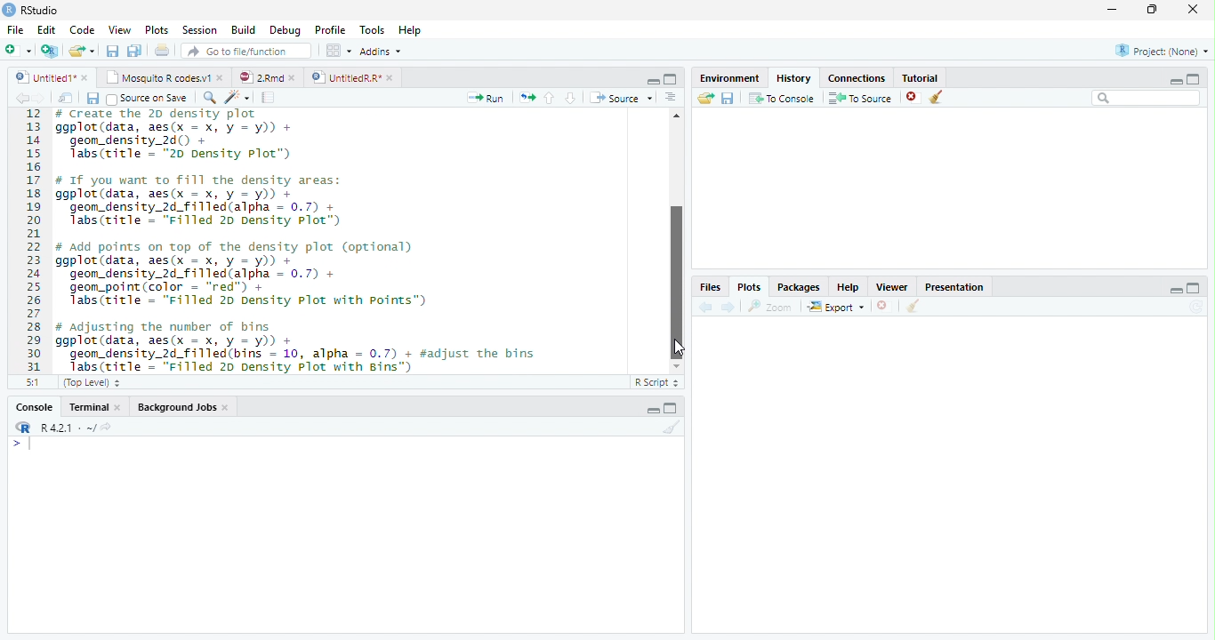 This screenshot has width=1215, height=640. I want to click on close, so click(222, 78).